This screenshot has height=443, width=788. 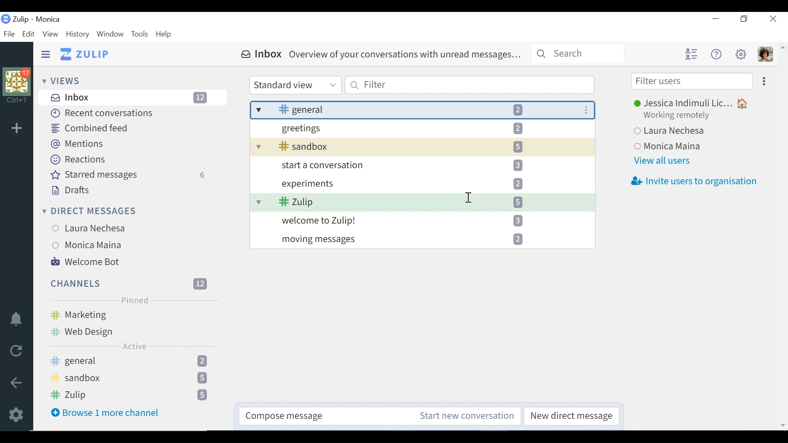 I want to click on greetings, so click(x=409, y=128).